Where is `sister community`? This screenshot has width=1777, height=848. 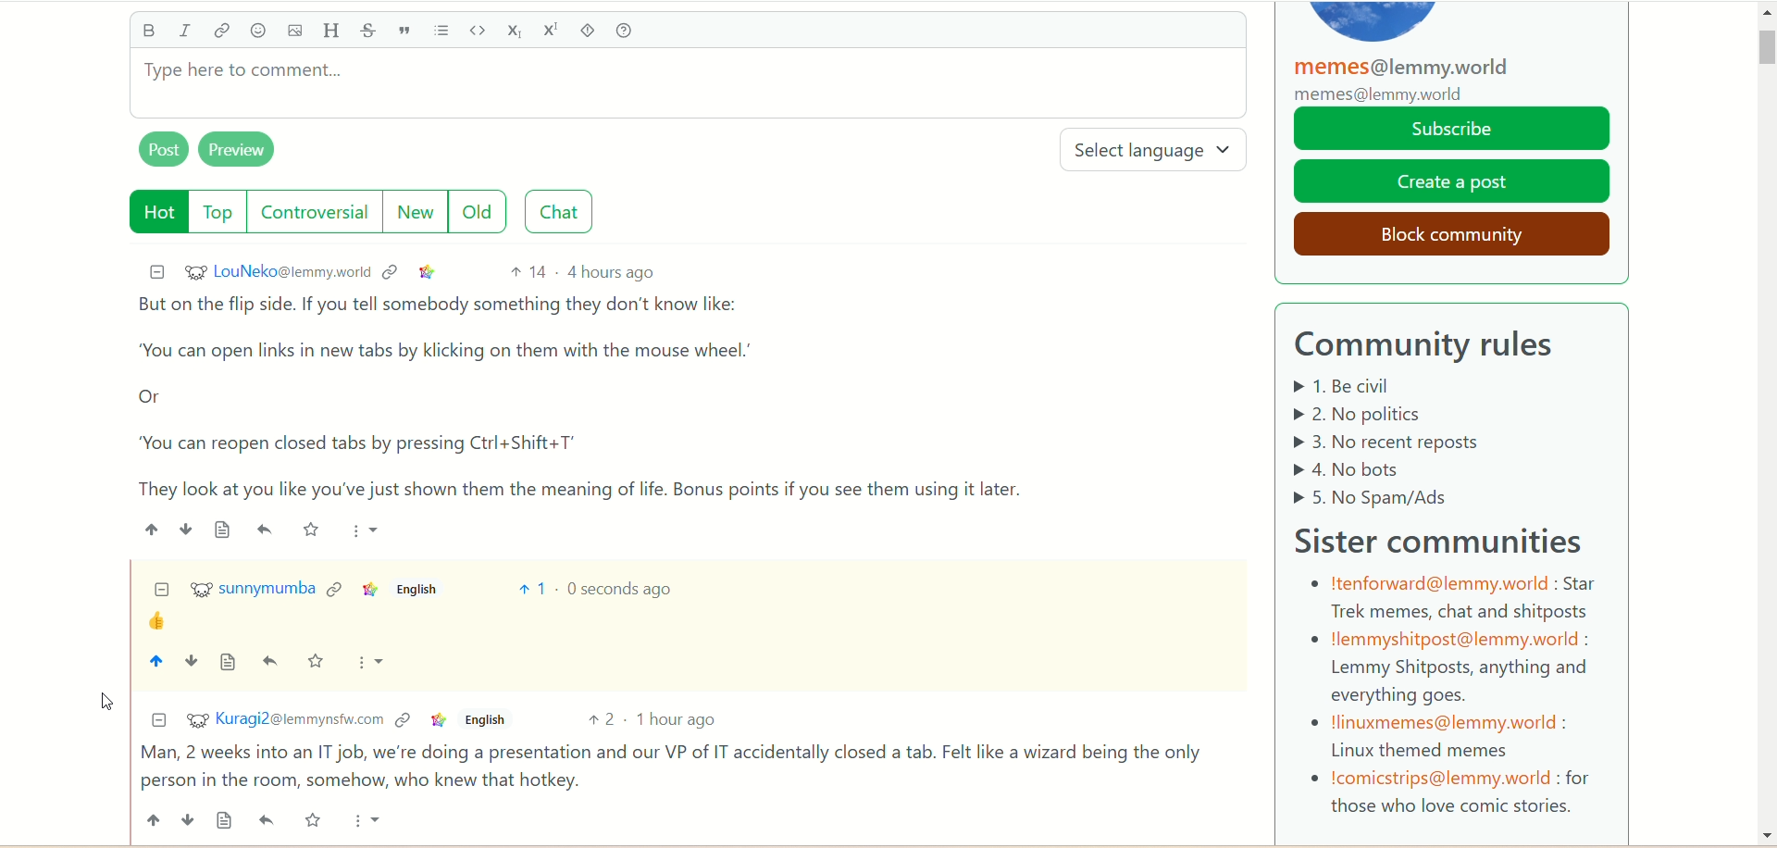 sister community is located at coordinates (1448, 538).